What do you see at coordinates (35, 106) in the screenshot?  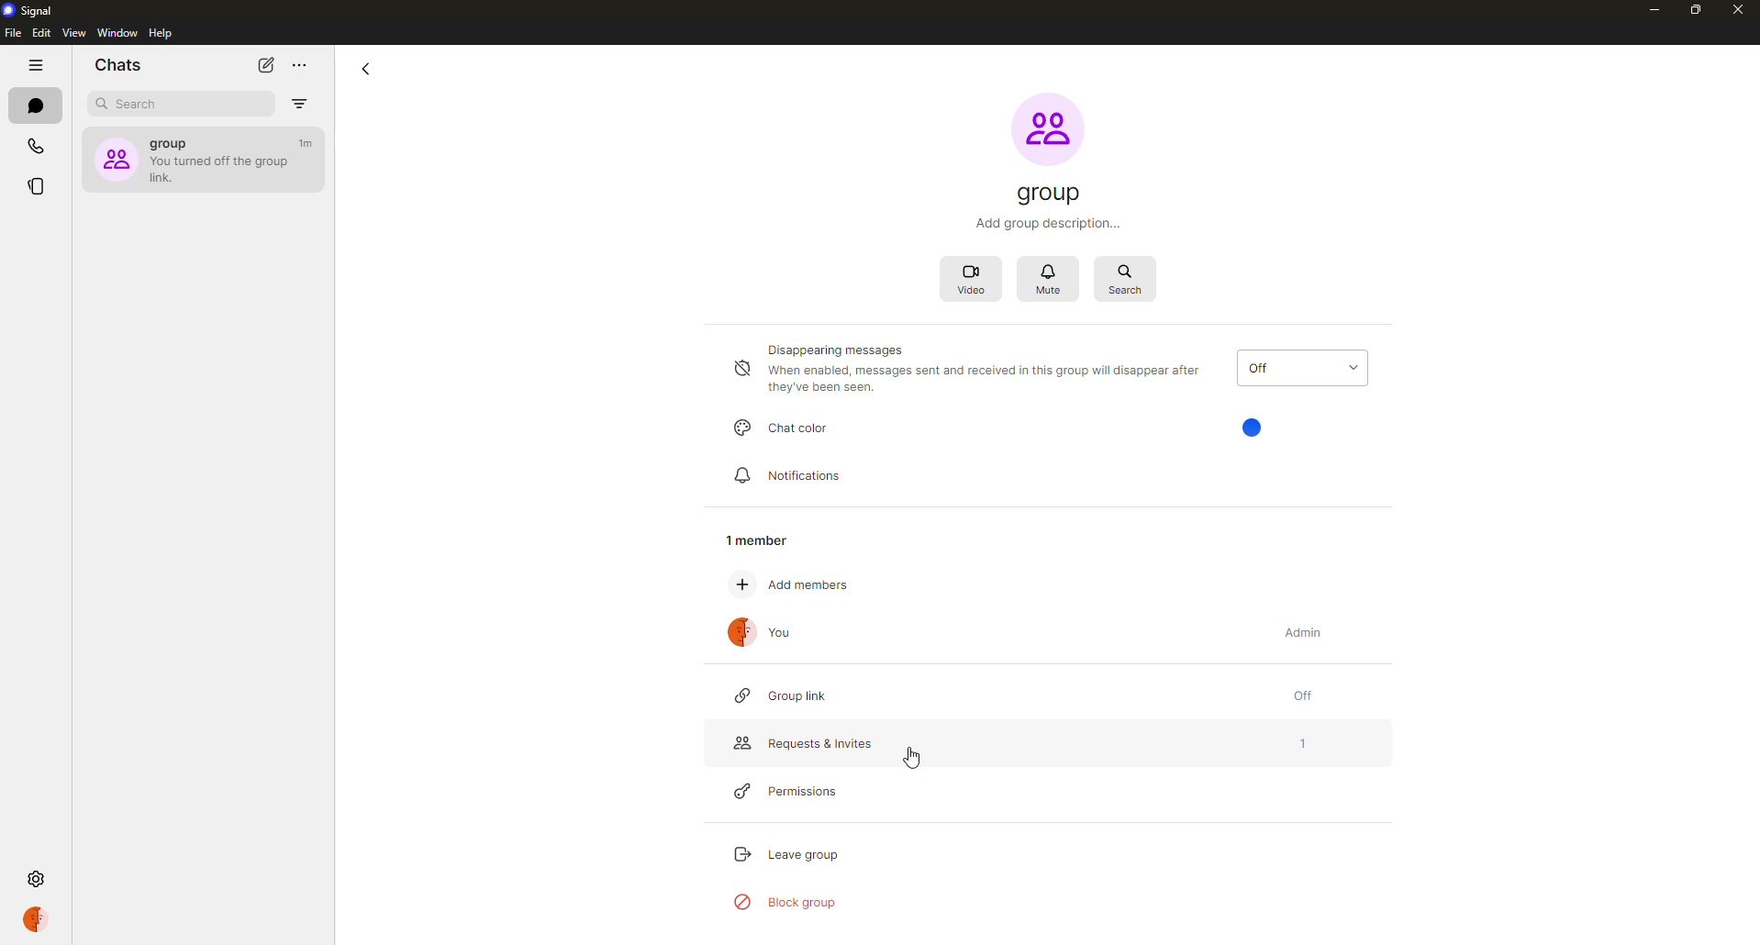 I see `chats` at bounding box center [35, 106].